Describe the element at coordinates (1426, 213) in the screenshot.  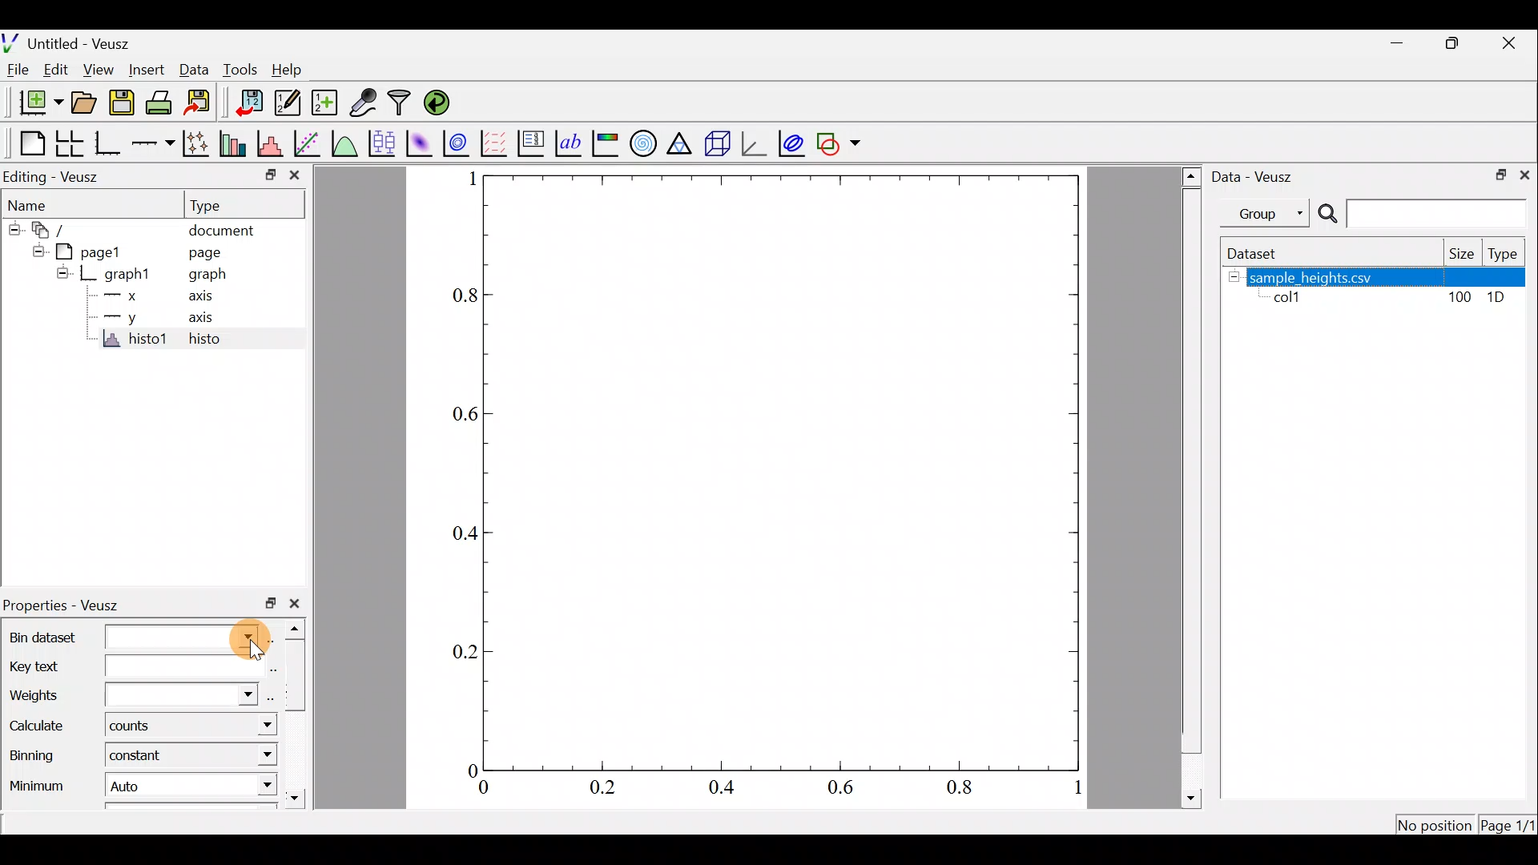
I see `search bar` at that location.